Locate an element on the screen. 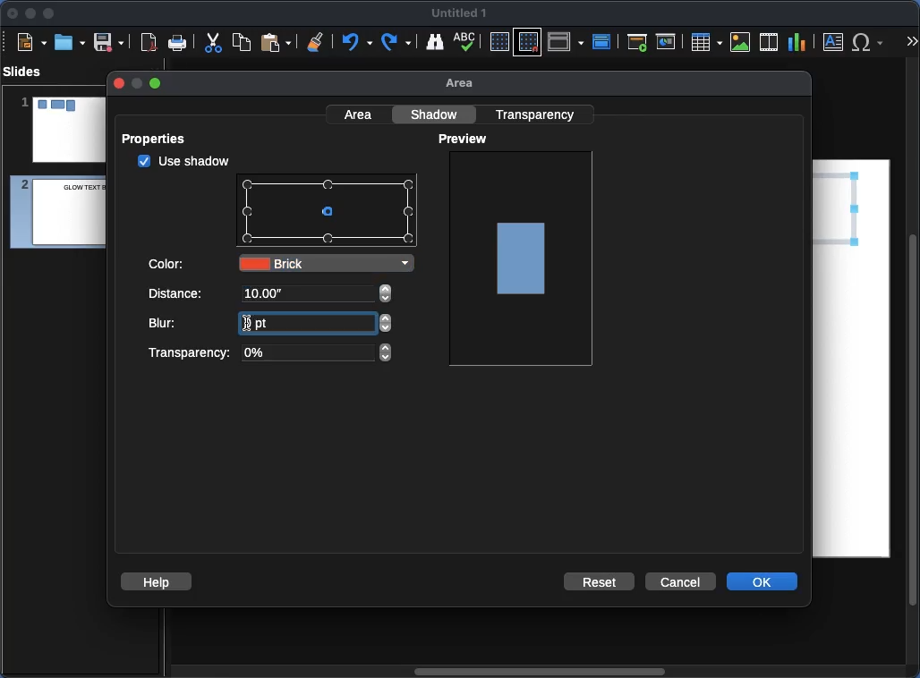  Audio or video is located at coordinates (770, 42).